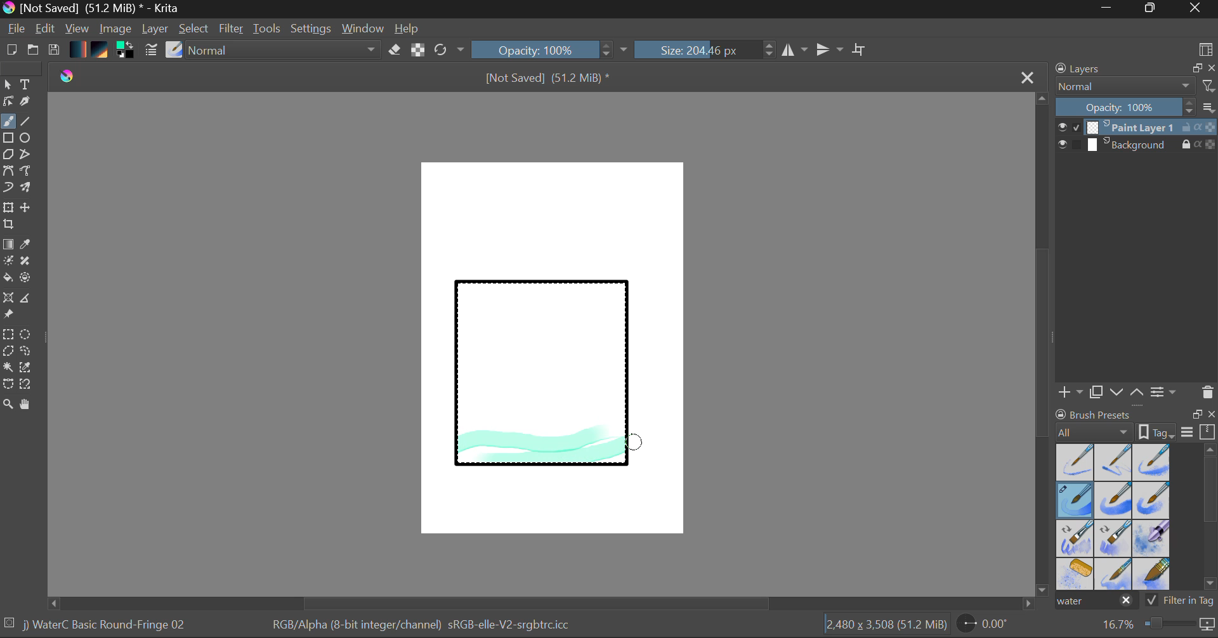 The width and height of the screenshot is (1218, 638). What do you see at coordinates (1205, 48) in the screenshot?
I see `Choose Workspace` at bounding box center [1205, 48].